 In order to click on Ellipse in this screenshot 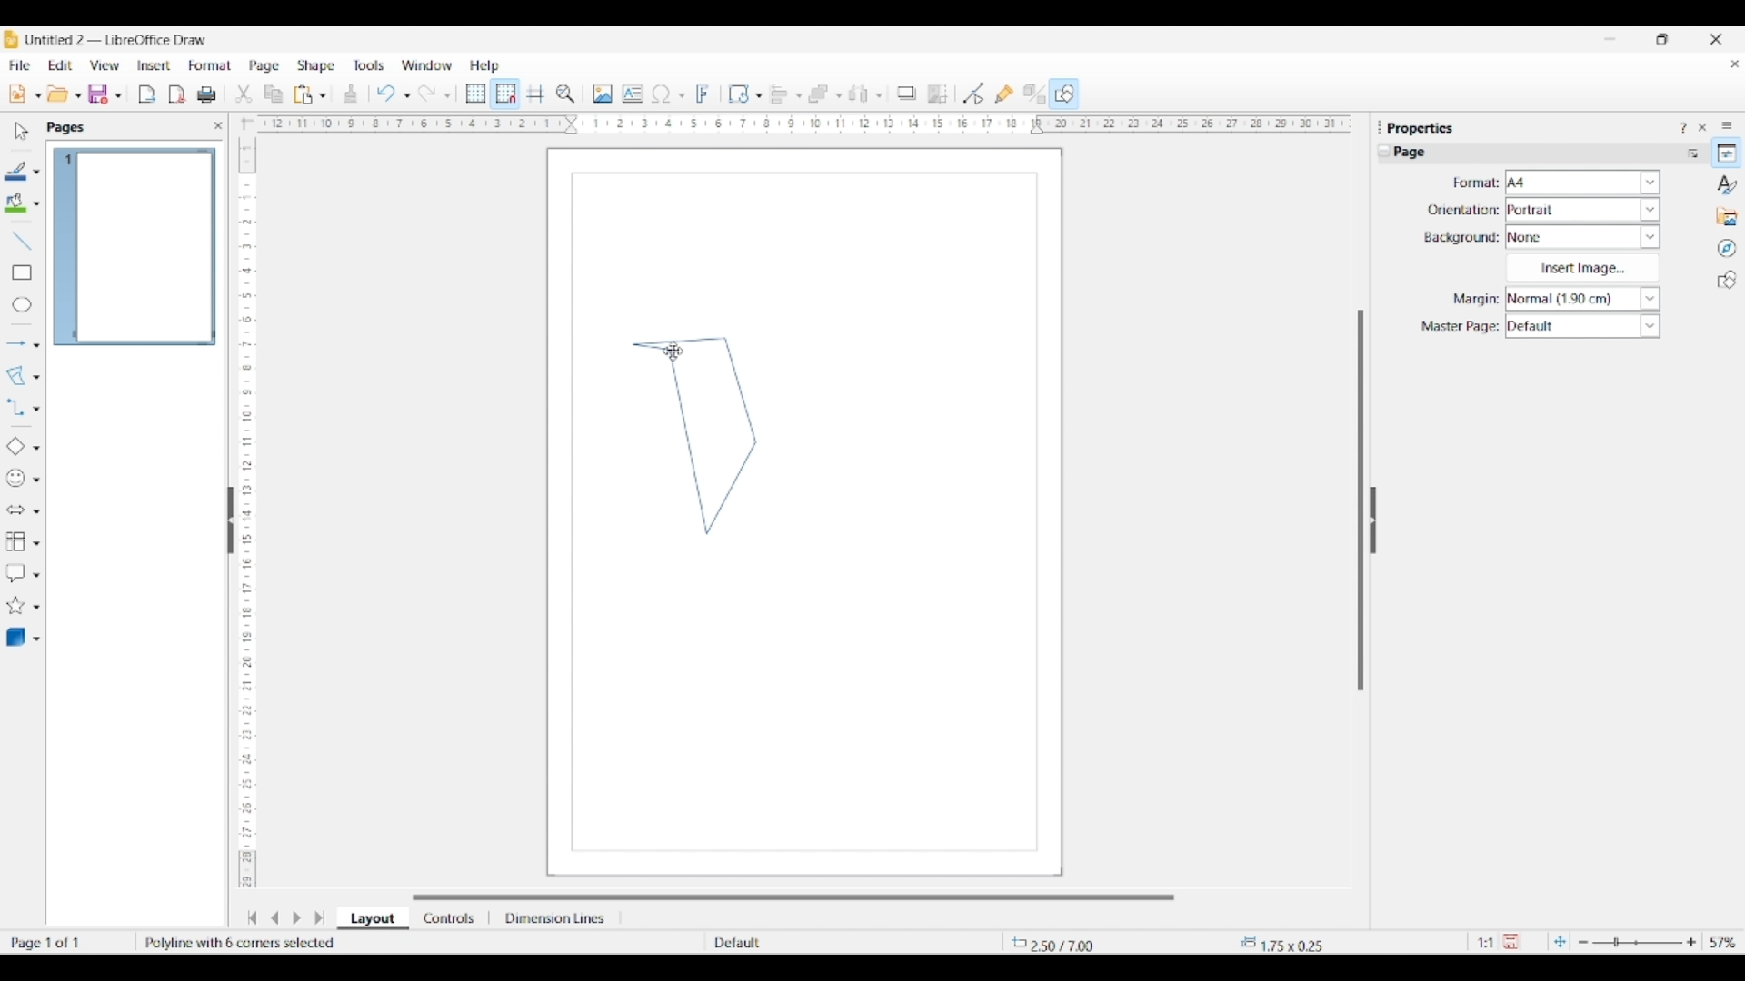, I will do `click(22, 304)`.